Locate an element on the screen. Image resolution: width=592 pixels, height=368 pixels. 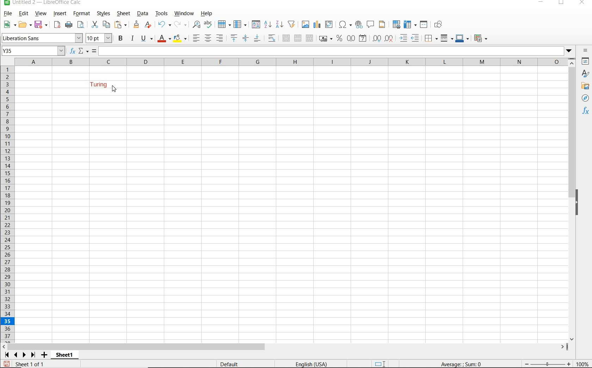
ALIGN BOTTOM is located at coordinates (258, 39).